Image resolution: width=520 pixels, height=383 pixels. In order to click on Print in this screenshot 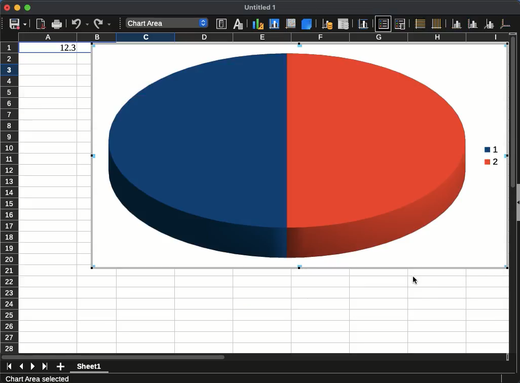, I will do `click(57, 24)`.